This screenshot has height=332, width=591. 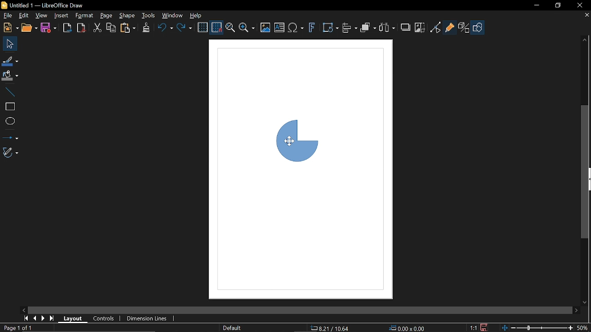 I want to click on Export, so click(x=66, y=28).